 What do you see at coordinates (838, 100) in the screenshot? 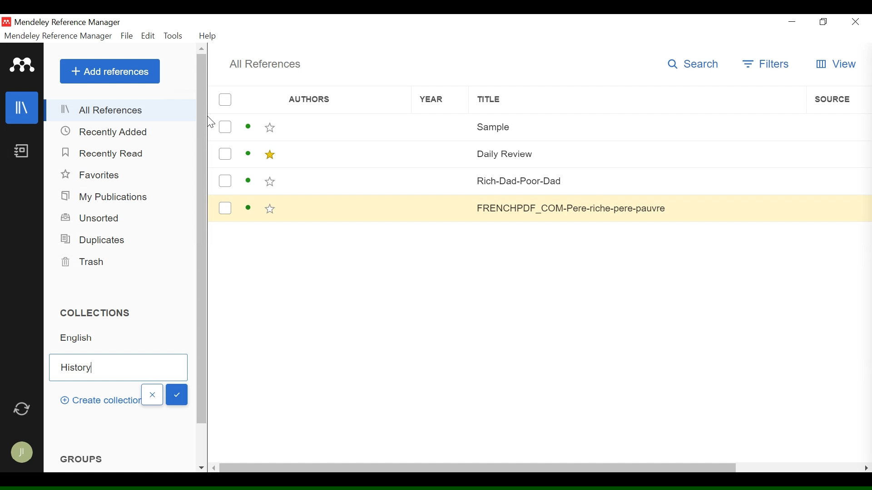
I see `Source` at bounding box center [838, 100].